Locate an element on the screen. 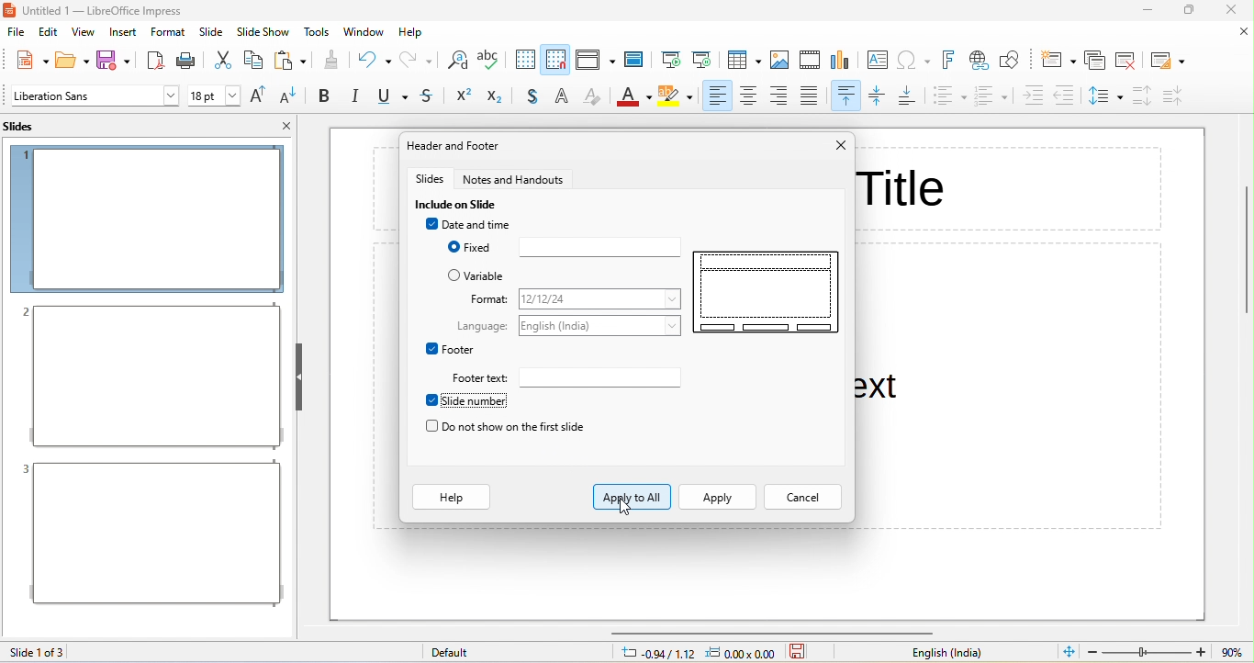  font color is located at coordinates (633, 99).